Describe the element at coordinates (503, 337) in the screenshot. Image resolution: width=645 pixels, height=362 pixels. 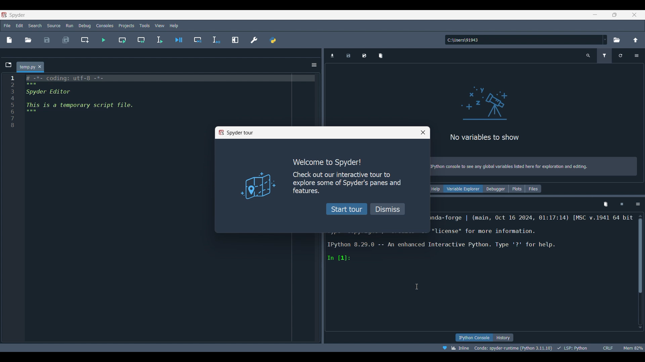
I see `History` at that location.